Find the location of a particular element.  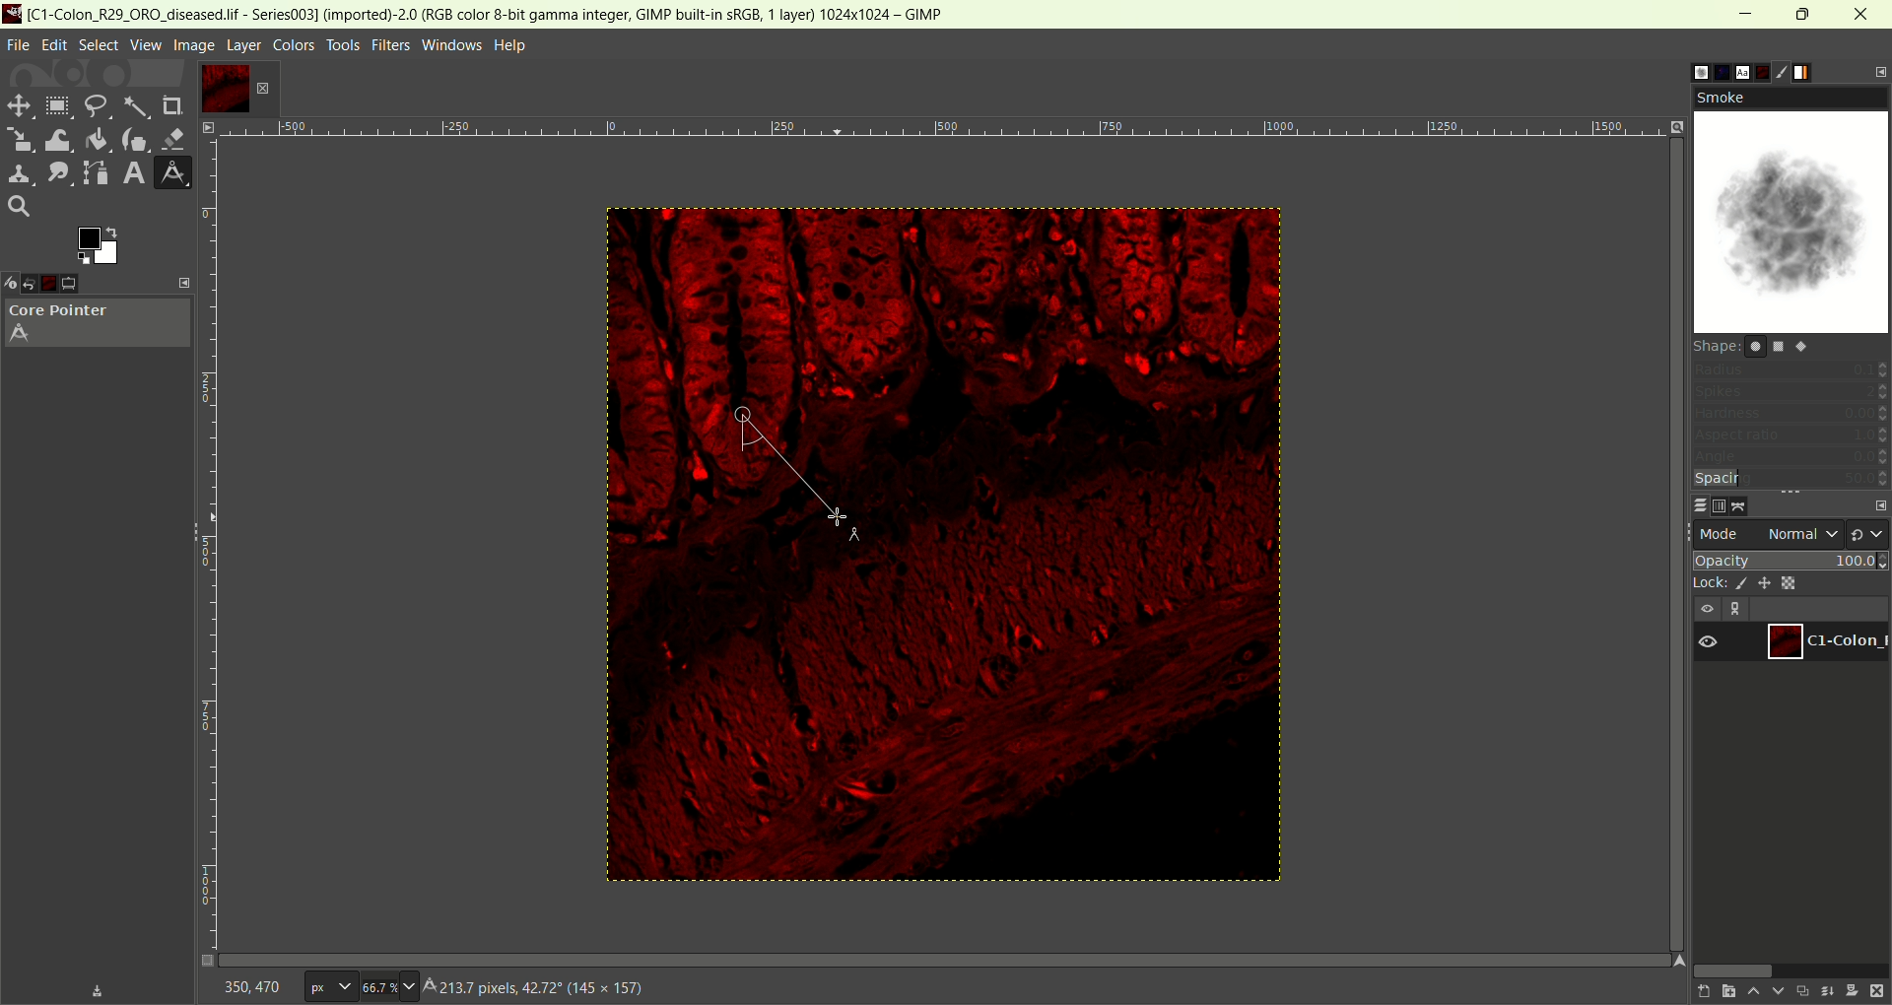

image is located at coordinates (192, 45).